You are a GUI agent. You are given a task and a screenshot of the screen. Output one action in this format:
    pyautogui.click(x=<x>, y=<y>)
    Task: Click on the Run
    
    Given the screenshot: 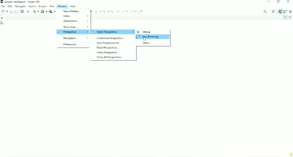 What is the action you would take?
    pyautogui.click(x=52, y=6)
    